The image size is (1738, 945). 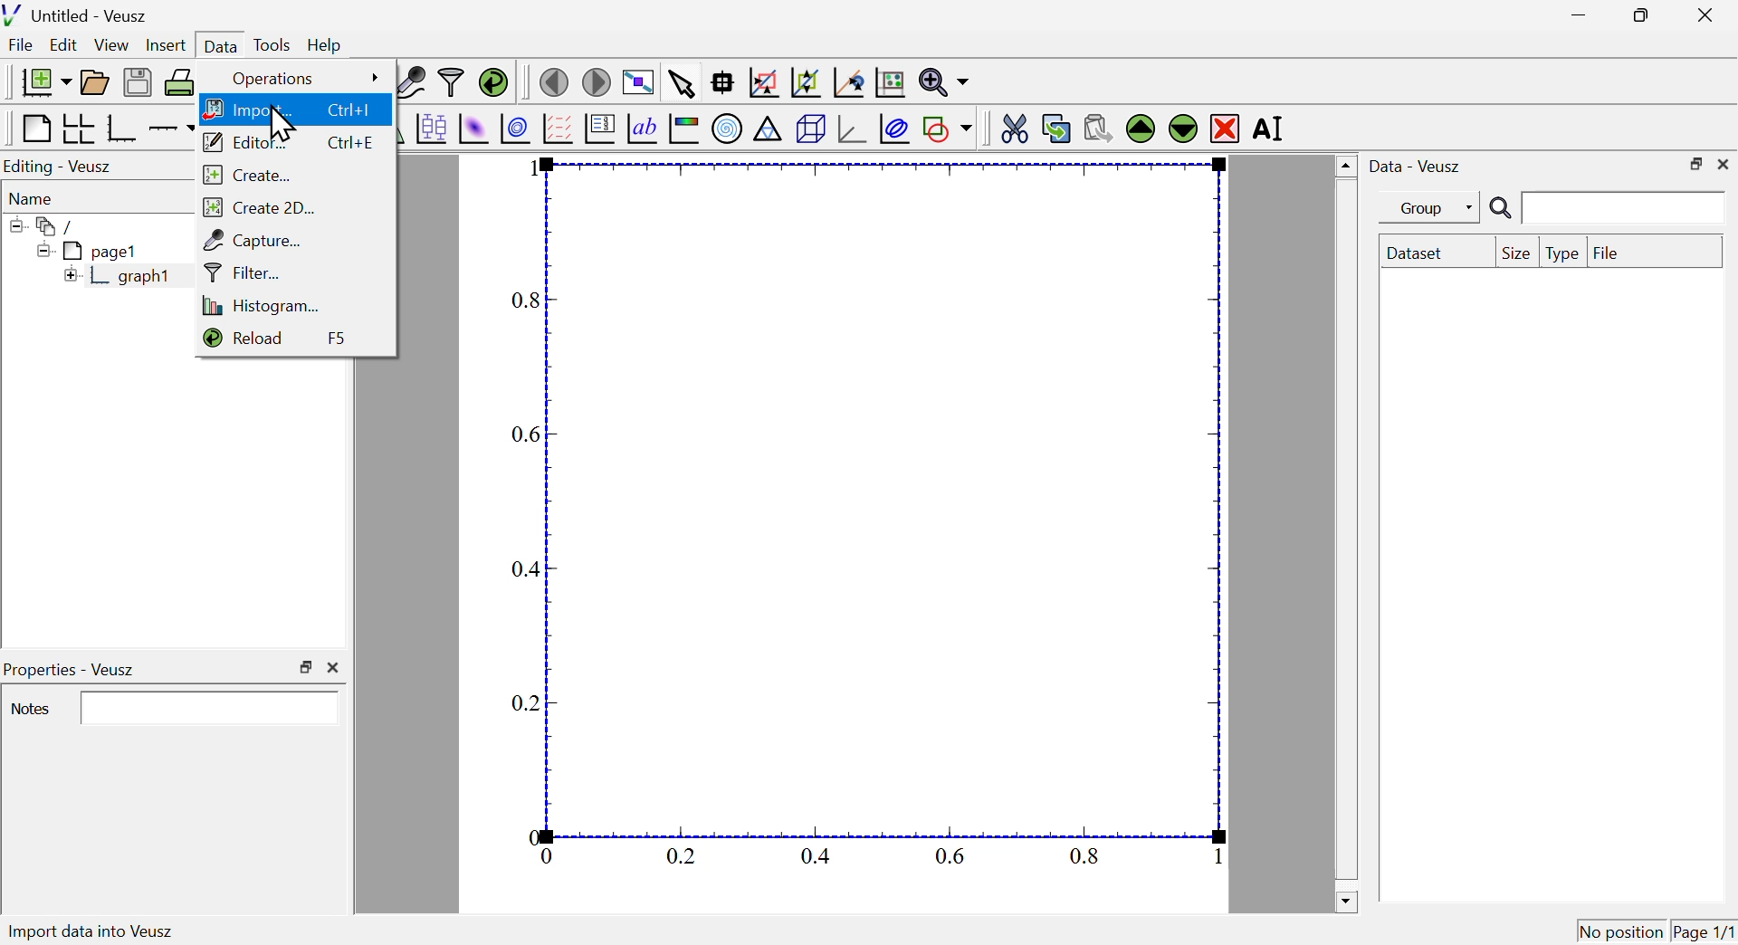 I want to click on dataset, so click(x=1419, y=253).